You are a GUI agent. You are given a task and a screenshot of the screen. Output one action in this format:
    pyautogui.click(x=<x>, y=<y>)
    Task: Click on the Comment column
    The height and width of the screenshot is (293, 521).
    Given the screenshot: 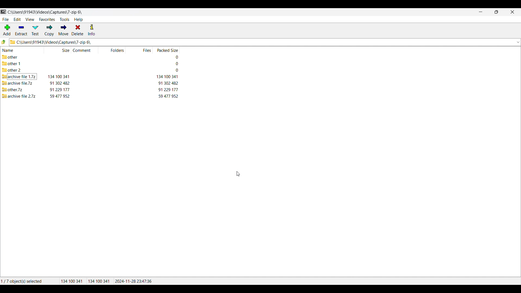 What is the action you would take?
    pyautogui.click(x=85, y=50)
    